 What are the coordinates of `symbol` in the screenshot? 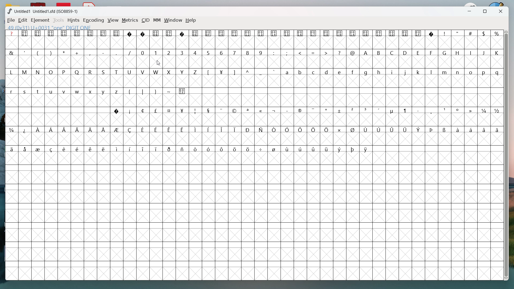 It's located at (366, 149).